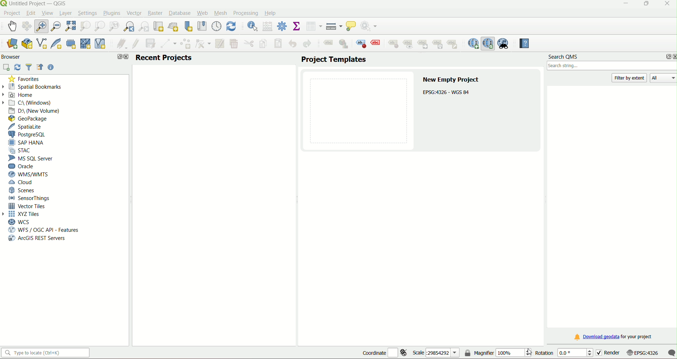  What do you see at coordinates (47, 353) in the screenshot?
I see `search bar` at bounding box center [47, 353].